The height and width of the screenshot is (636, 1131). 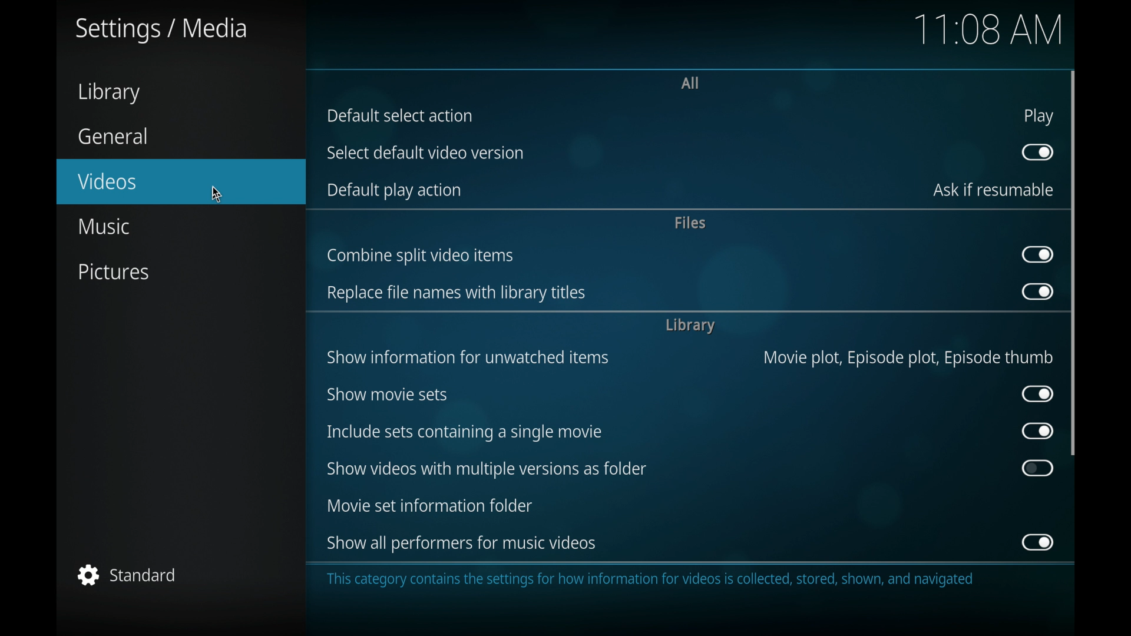 I want to click on toggle button, so click(x=1038, y=291).